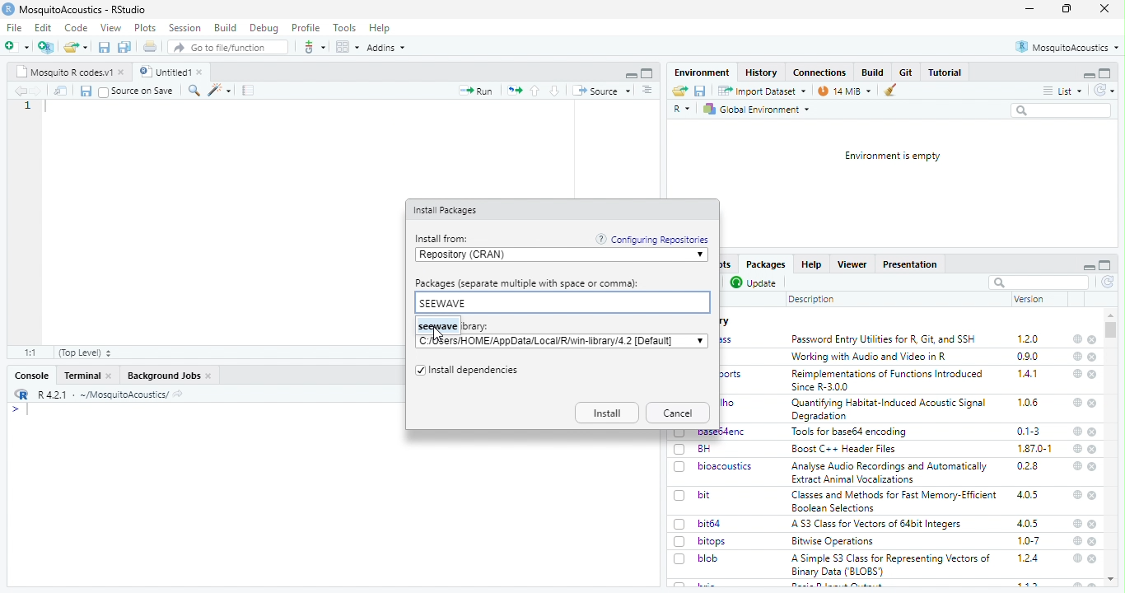 The image size is (1125, 593). Describe the element at coordinates (101, 395) in the screenshot. I see `R42.1 - ~/MosquitoAcoustics/` at that location.